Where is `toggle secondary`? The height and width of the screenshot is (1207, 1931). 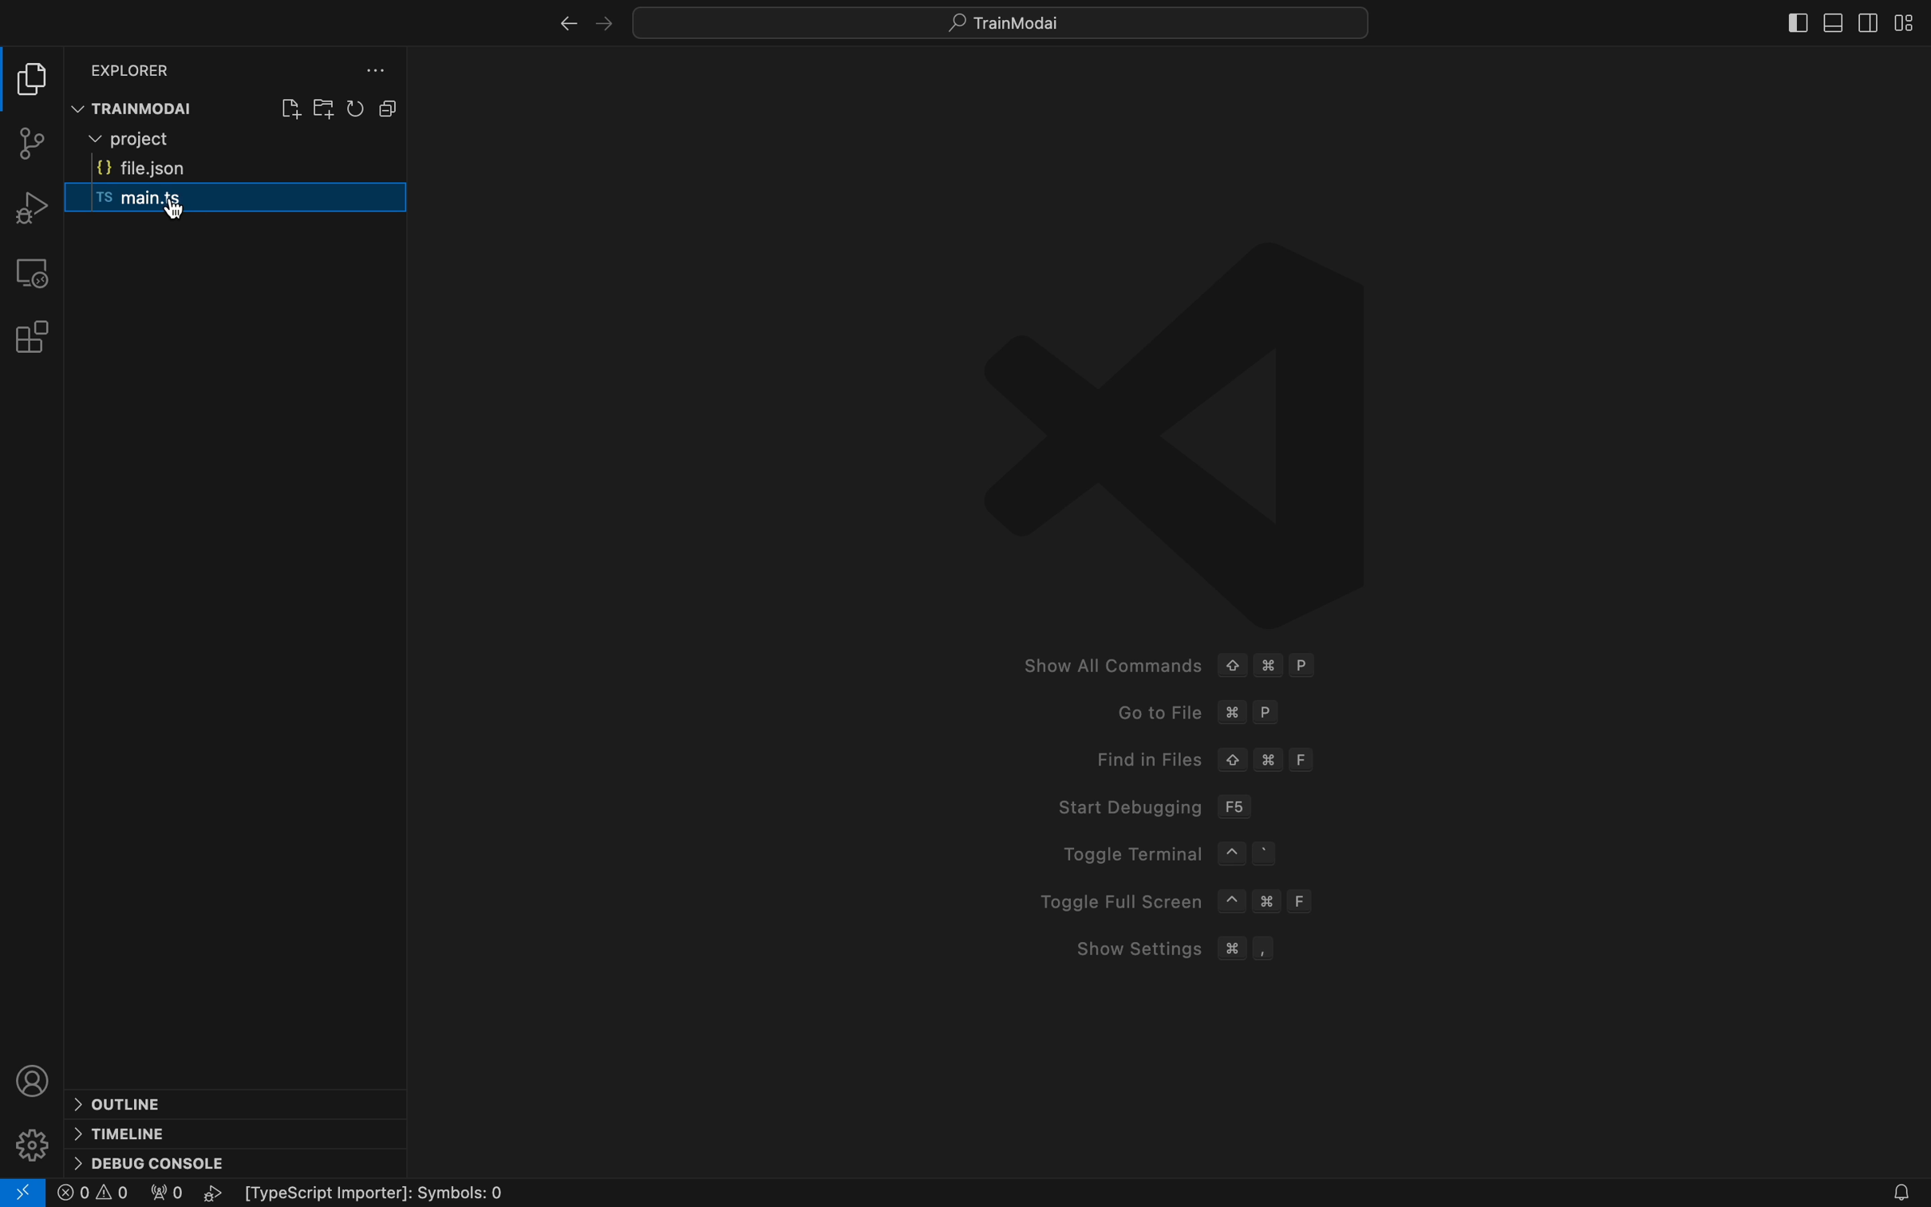 toggle secondary is located at coordinates (1869, 26).